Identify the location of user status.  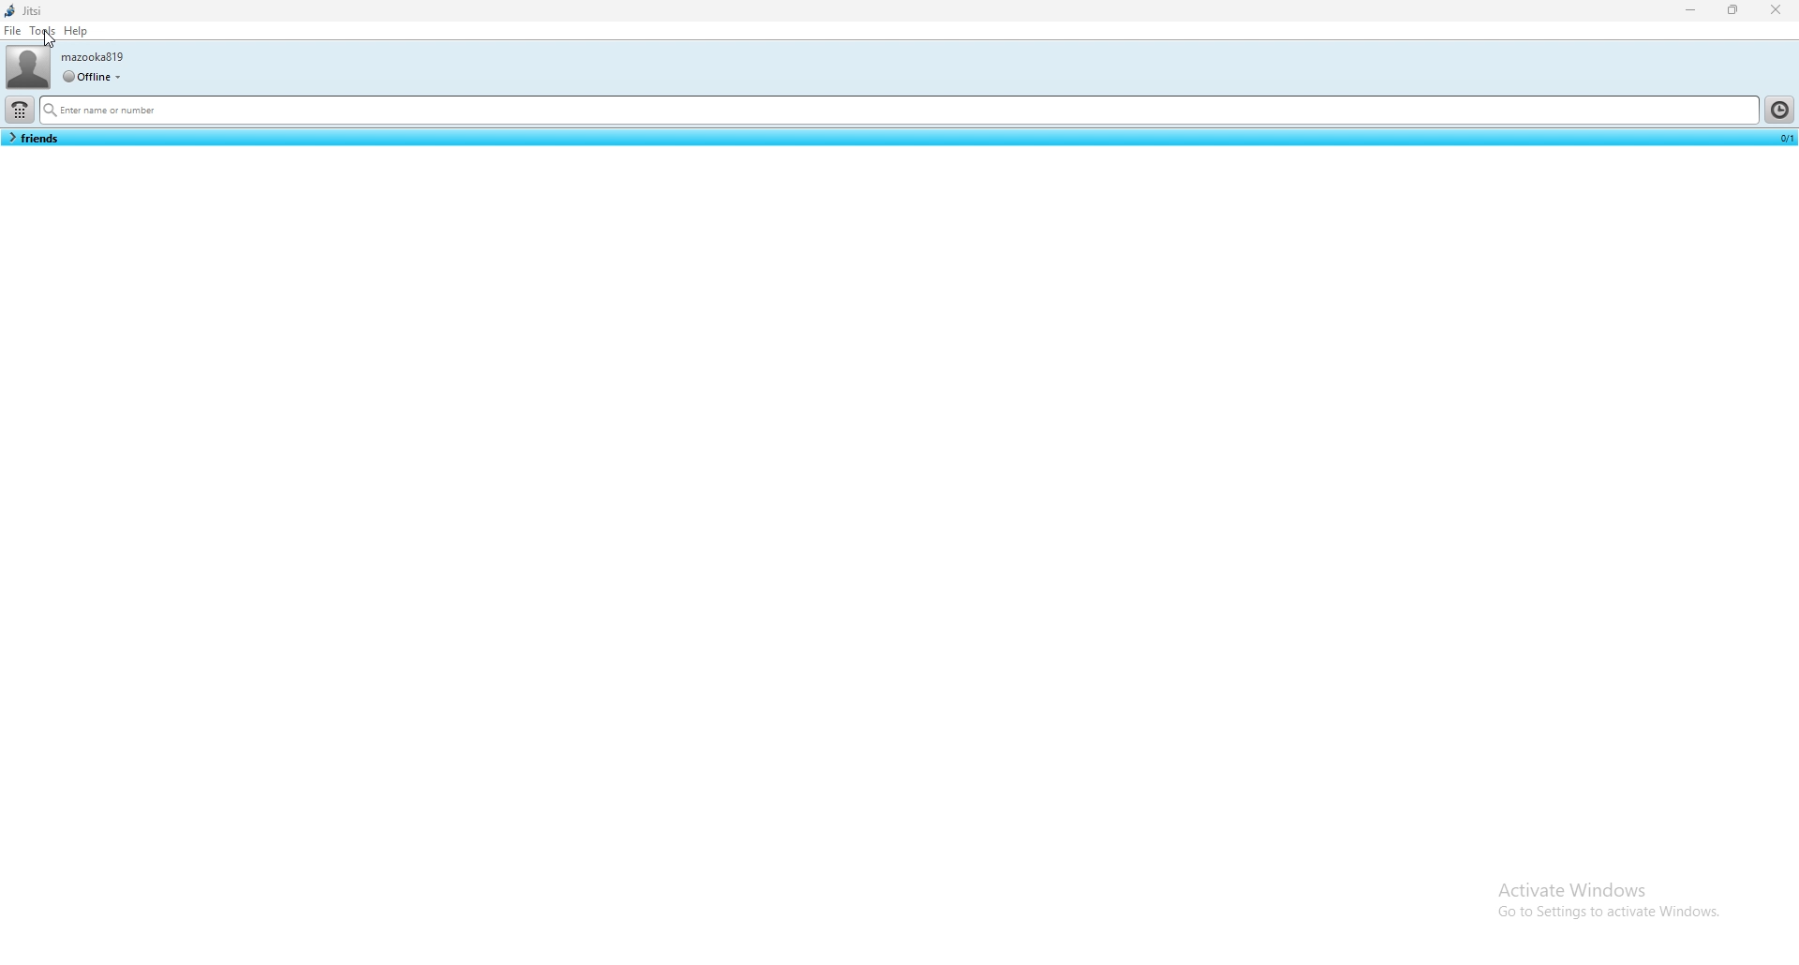
(92, 76).